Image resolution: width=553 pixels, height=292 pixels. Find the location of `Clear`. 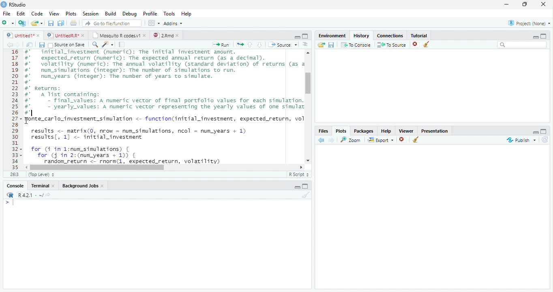

Clear is located at coordinates (304, 195).